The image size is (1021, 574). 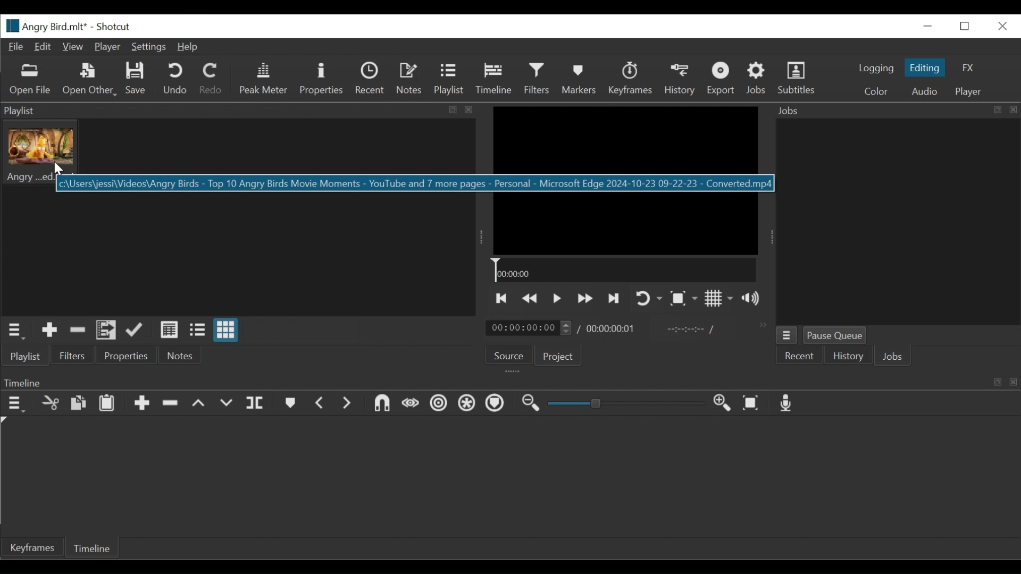 I want to click on Filter, so click(x=537, y=78).